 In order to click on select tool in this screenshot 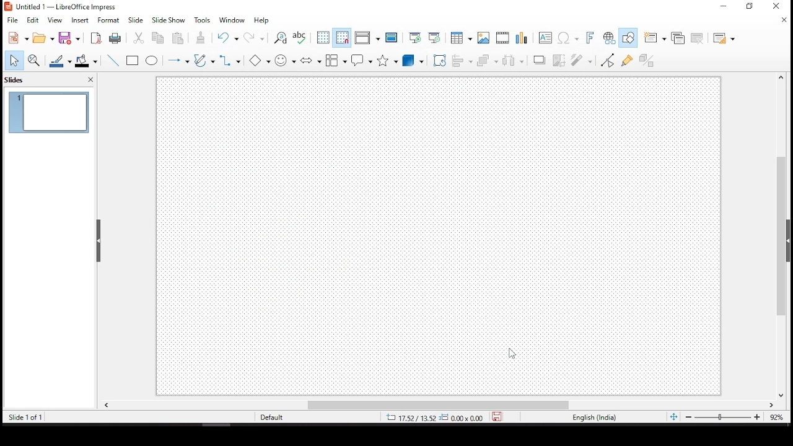, I will do `click(14, 61)`.